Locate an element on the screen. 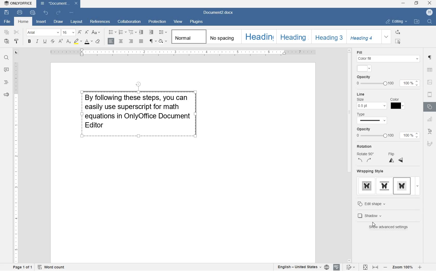 The height and width of the screenshot is (271, 436). rotation is located at coordinates (365, 154).